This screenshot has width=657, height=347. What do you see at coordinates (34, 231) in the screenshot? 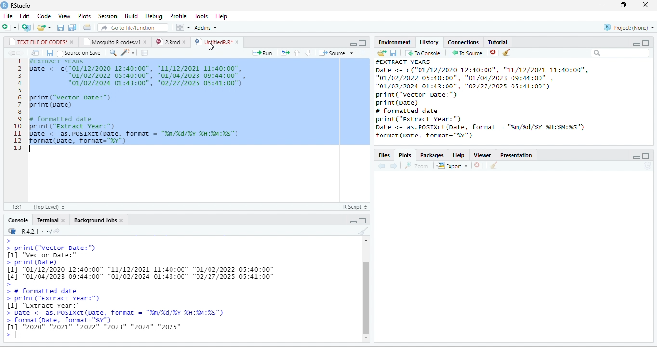
I see `R 4.2.1 .~/` at bounding box center [34, 231].